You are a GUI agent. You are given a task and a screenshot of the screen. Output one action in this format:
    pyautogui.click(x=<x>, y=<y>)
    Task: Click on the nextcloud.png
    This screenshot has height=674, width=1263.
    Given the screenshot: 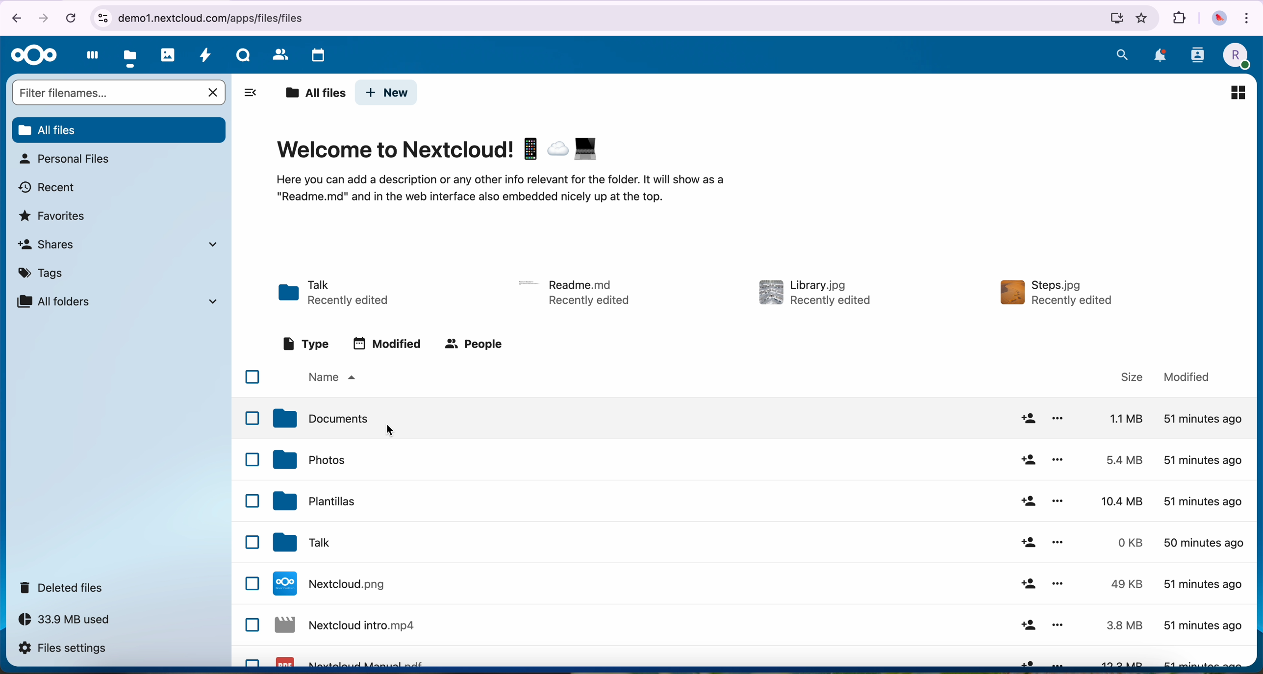 What is the action you would take?
    pyautogui.click(x=329, y=582)
    